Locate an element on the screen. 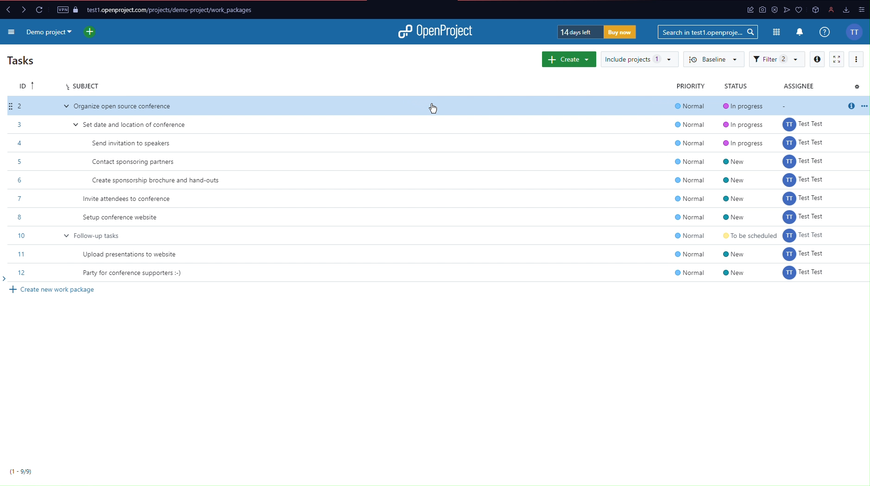 The width and height of the screenshot is (870, 486). app icon is located at coordinates (758, 9).